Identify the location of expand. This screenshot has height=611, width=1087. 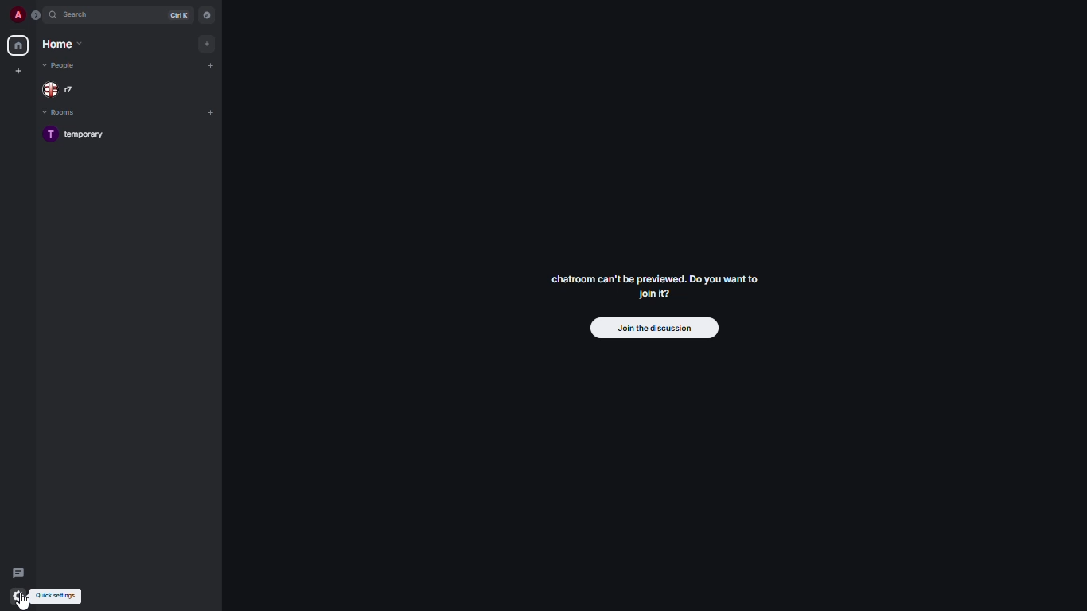
(36, 16).